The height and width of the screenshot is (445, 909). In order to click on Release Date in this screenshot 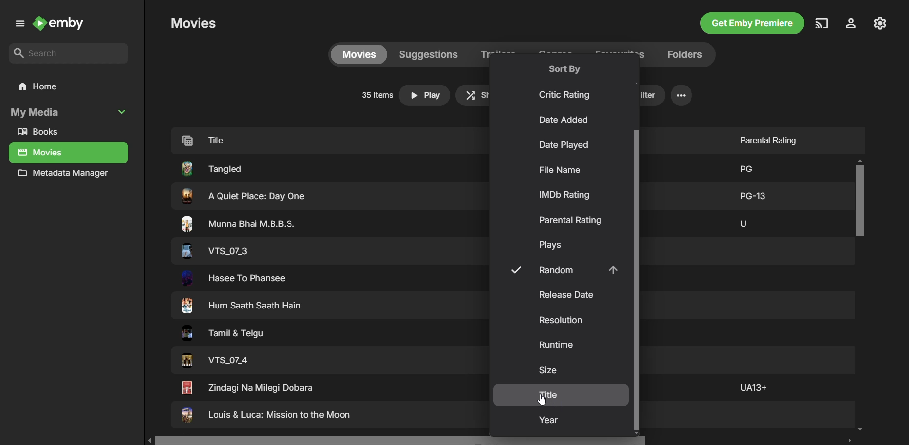, I will do `click(565, 295)`.